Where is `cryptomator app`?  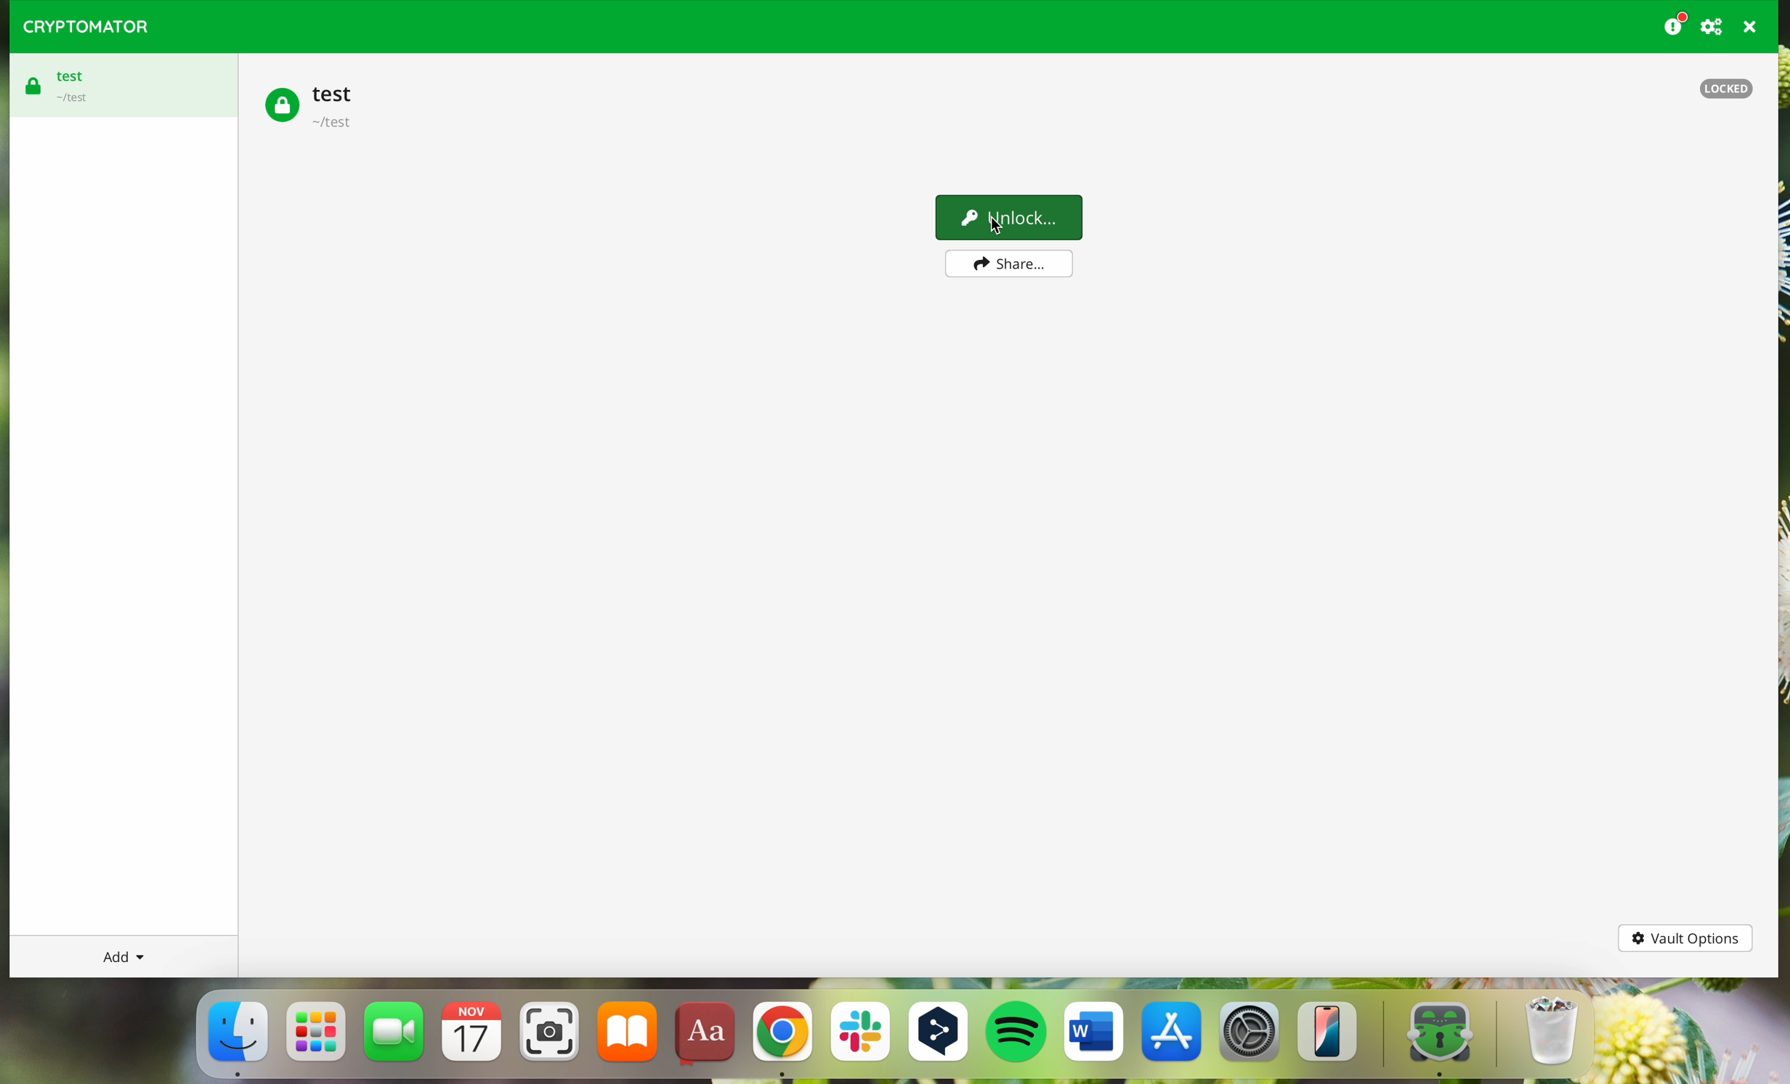 cryptomator app is located at coordinates (1430, 1036).